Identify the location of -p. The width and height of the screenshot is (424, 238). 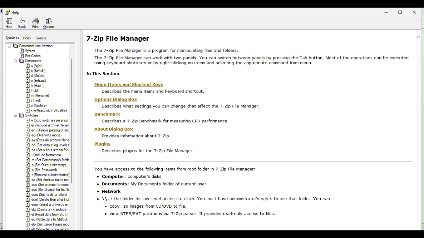
(45, 170).